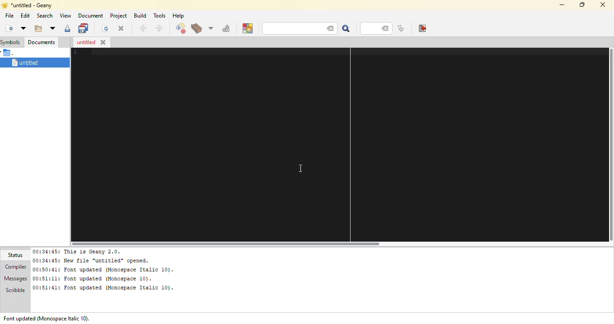 Image resolution: width=614 pixels, height=324 pixels. I want to click on minimize, so click(561, 4).